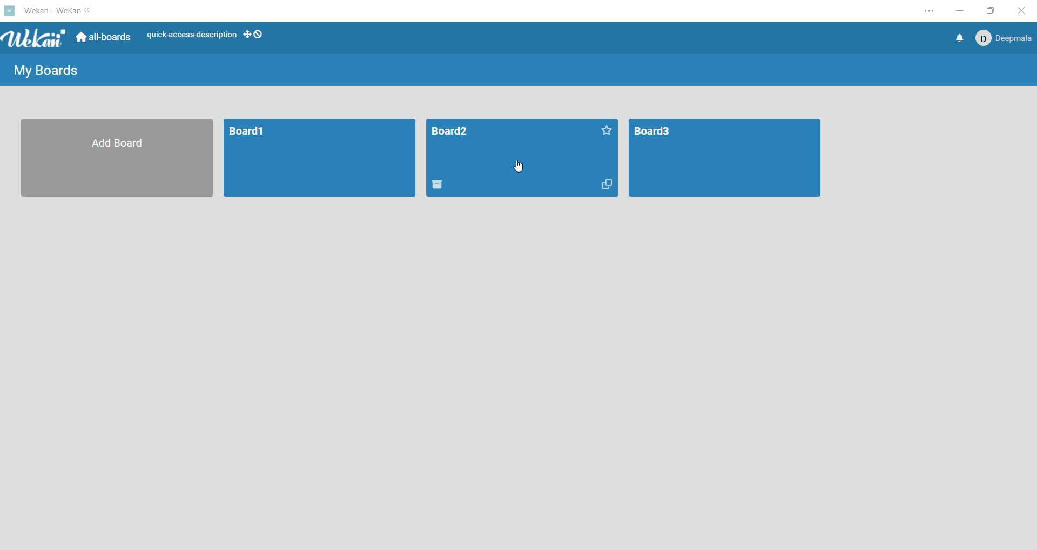 Image resolution: width=1037 pixels, height=550 pixels. I want to click on BOARD3, so click(653, 131).